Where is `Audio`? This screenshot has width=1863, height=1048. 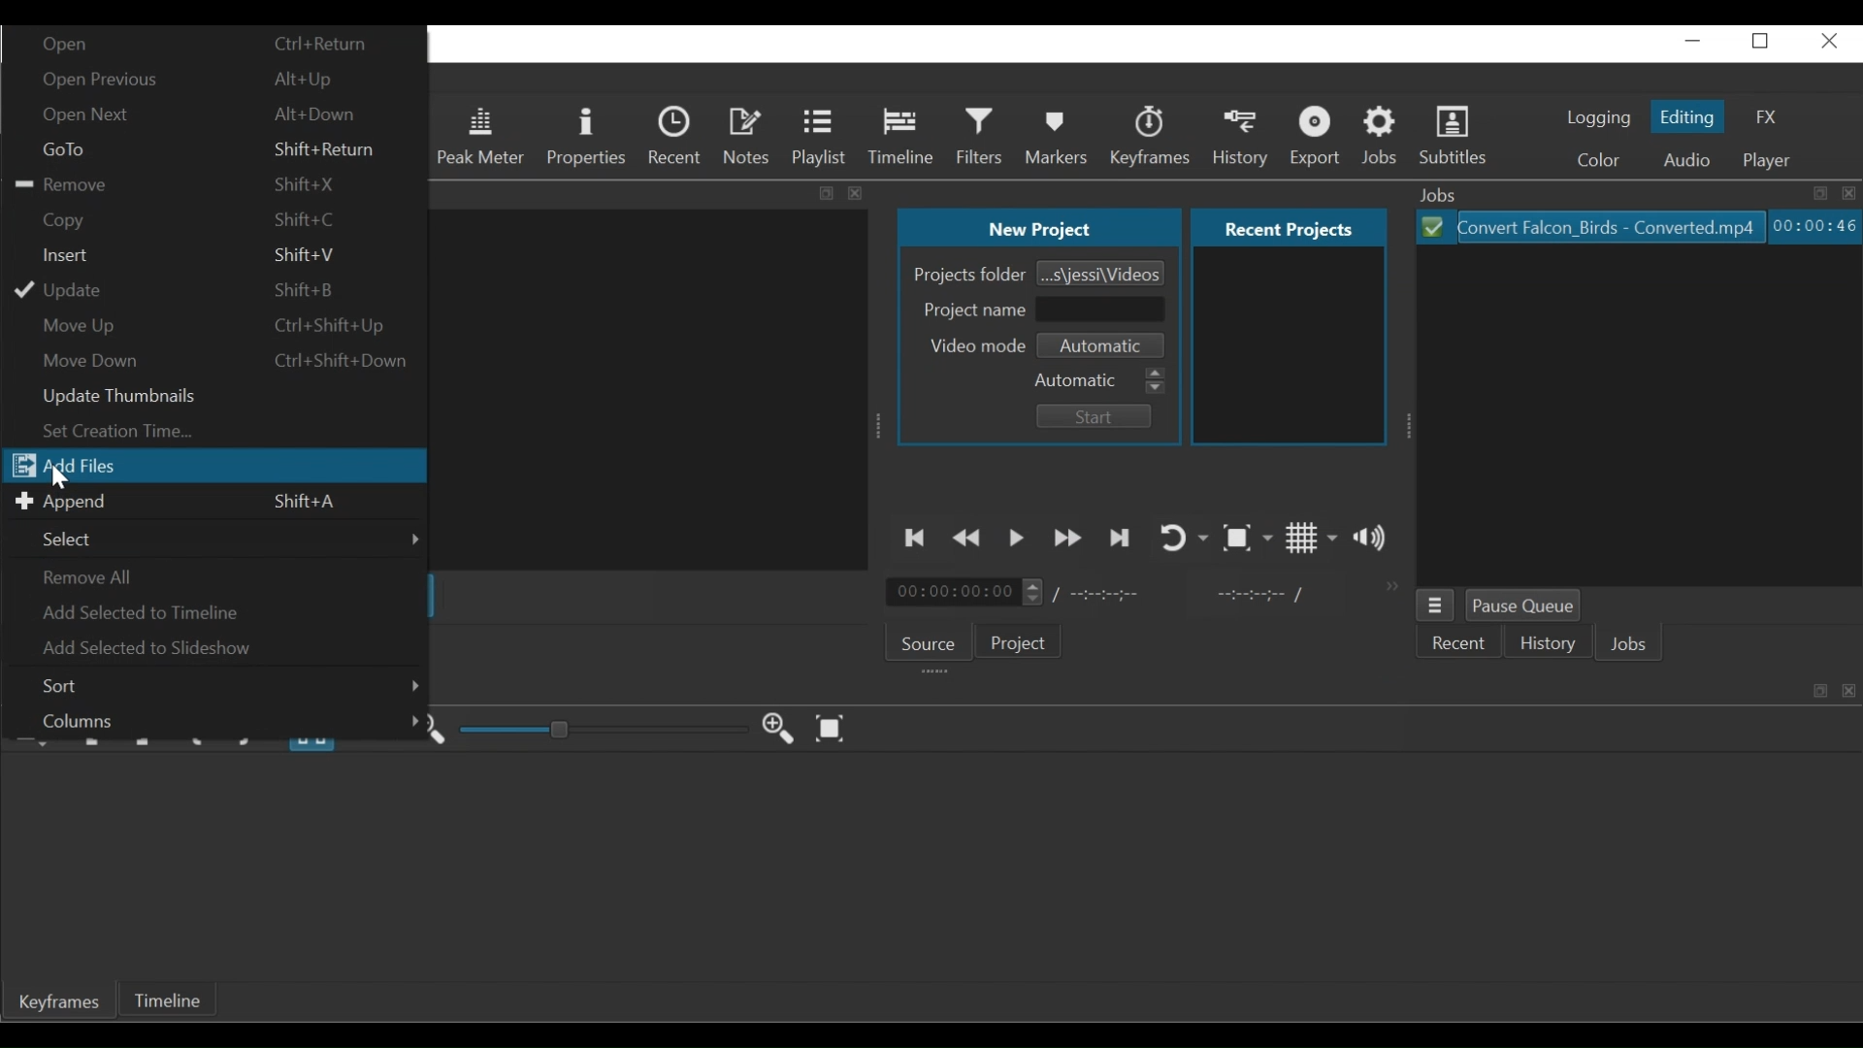 Audio is located at coordinates (1690, 160).